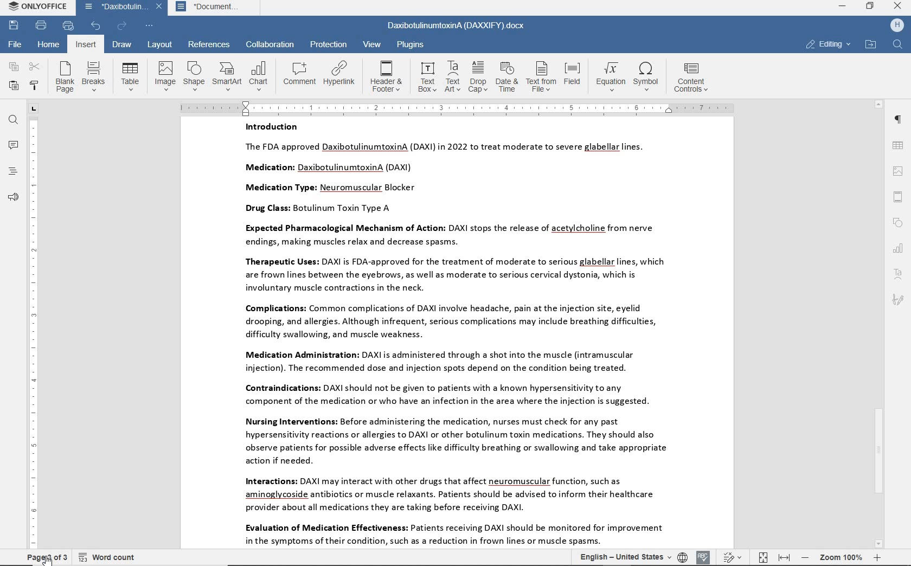 The width and height of the screenshot is (911, 566). What do you see at coordinates (14, 121) in the screenshot?
I see `find` at bounding box center [14, 121].